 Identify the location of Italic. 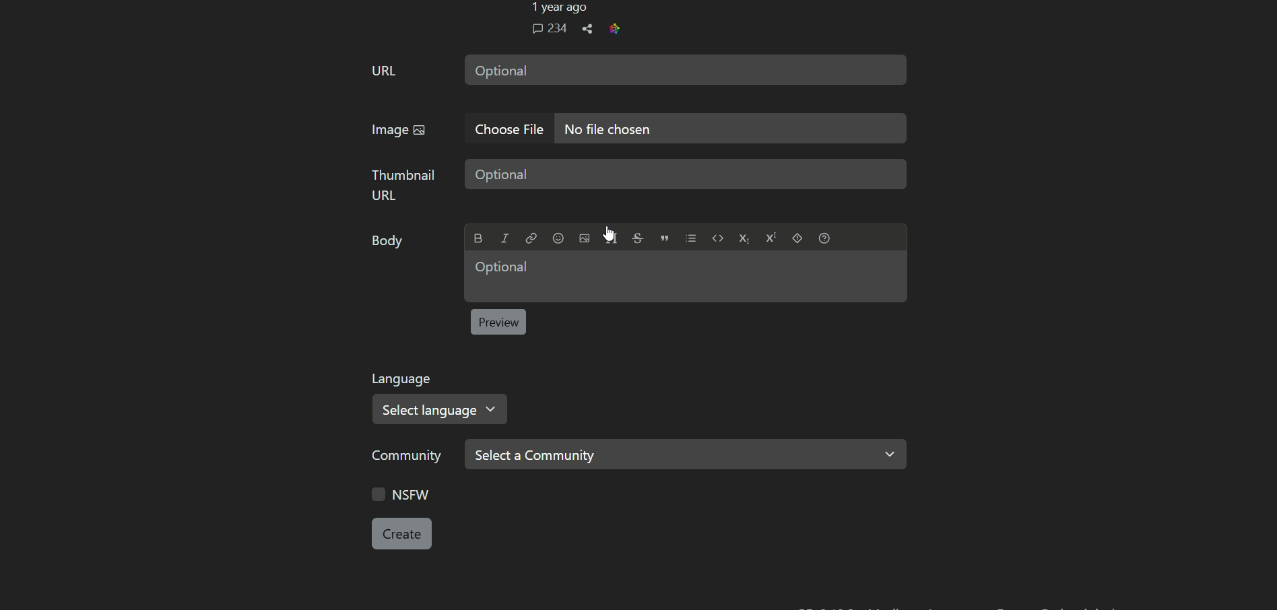
(504, 238).